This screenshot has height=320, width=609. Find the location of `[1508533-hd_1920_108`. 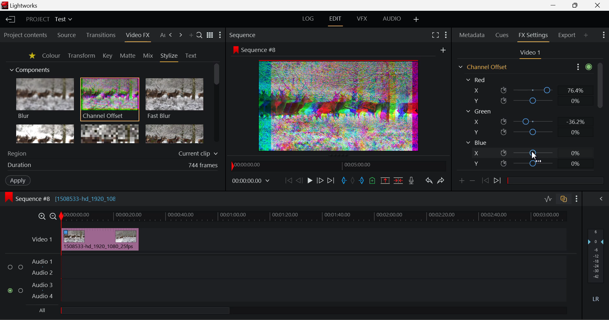

[1508533-hd_1920_108 is located at coordinates (90, 200).